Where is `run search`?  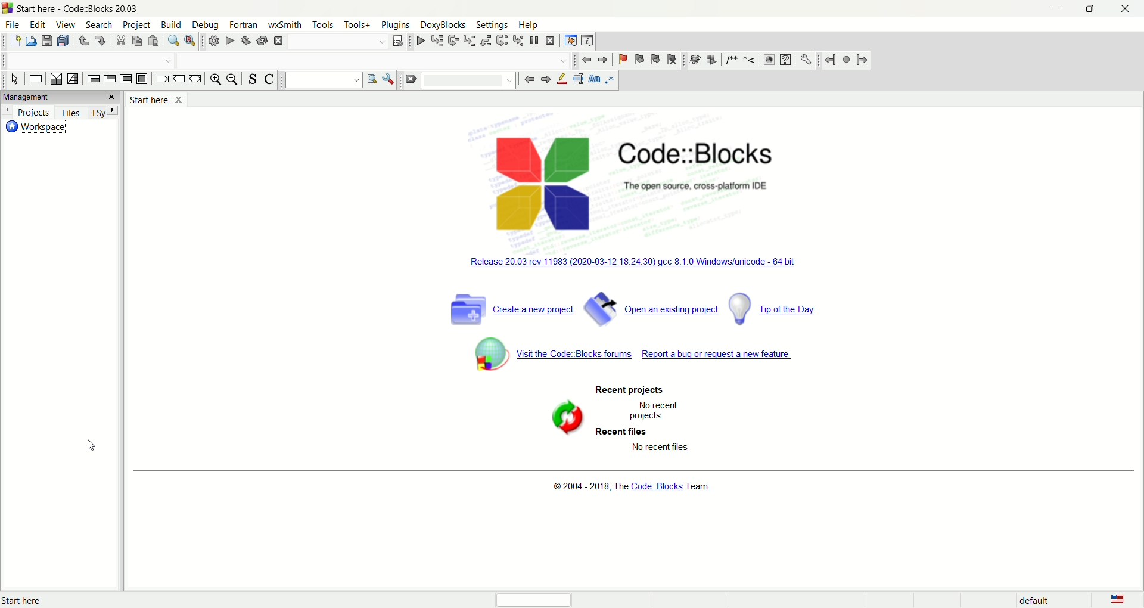
run search is located at coordinates (372, 79).